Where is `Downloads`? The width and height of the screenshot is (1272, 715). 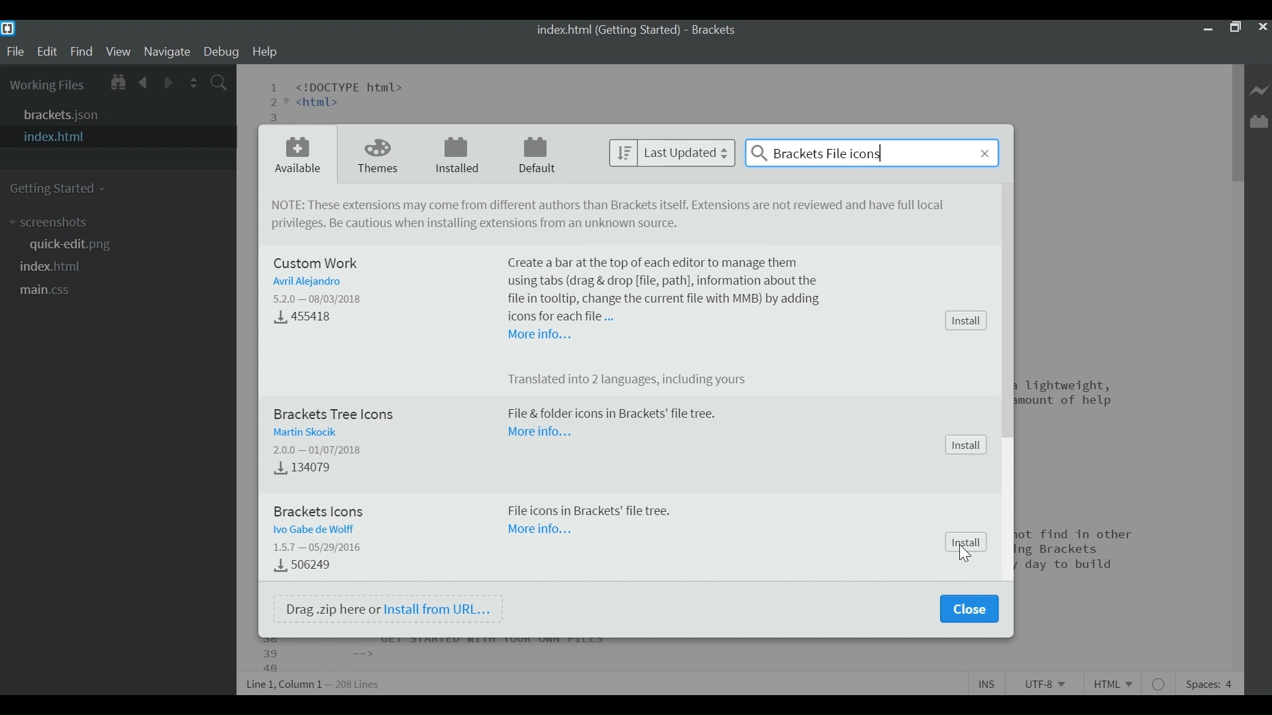
Downloads is located at coordinates (299, 469).